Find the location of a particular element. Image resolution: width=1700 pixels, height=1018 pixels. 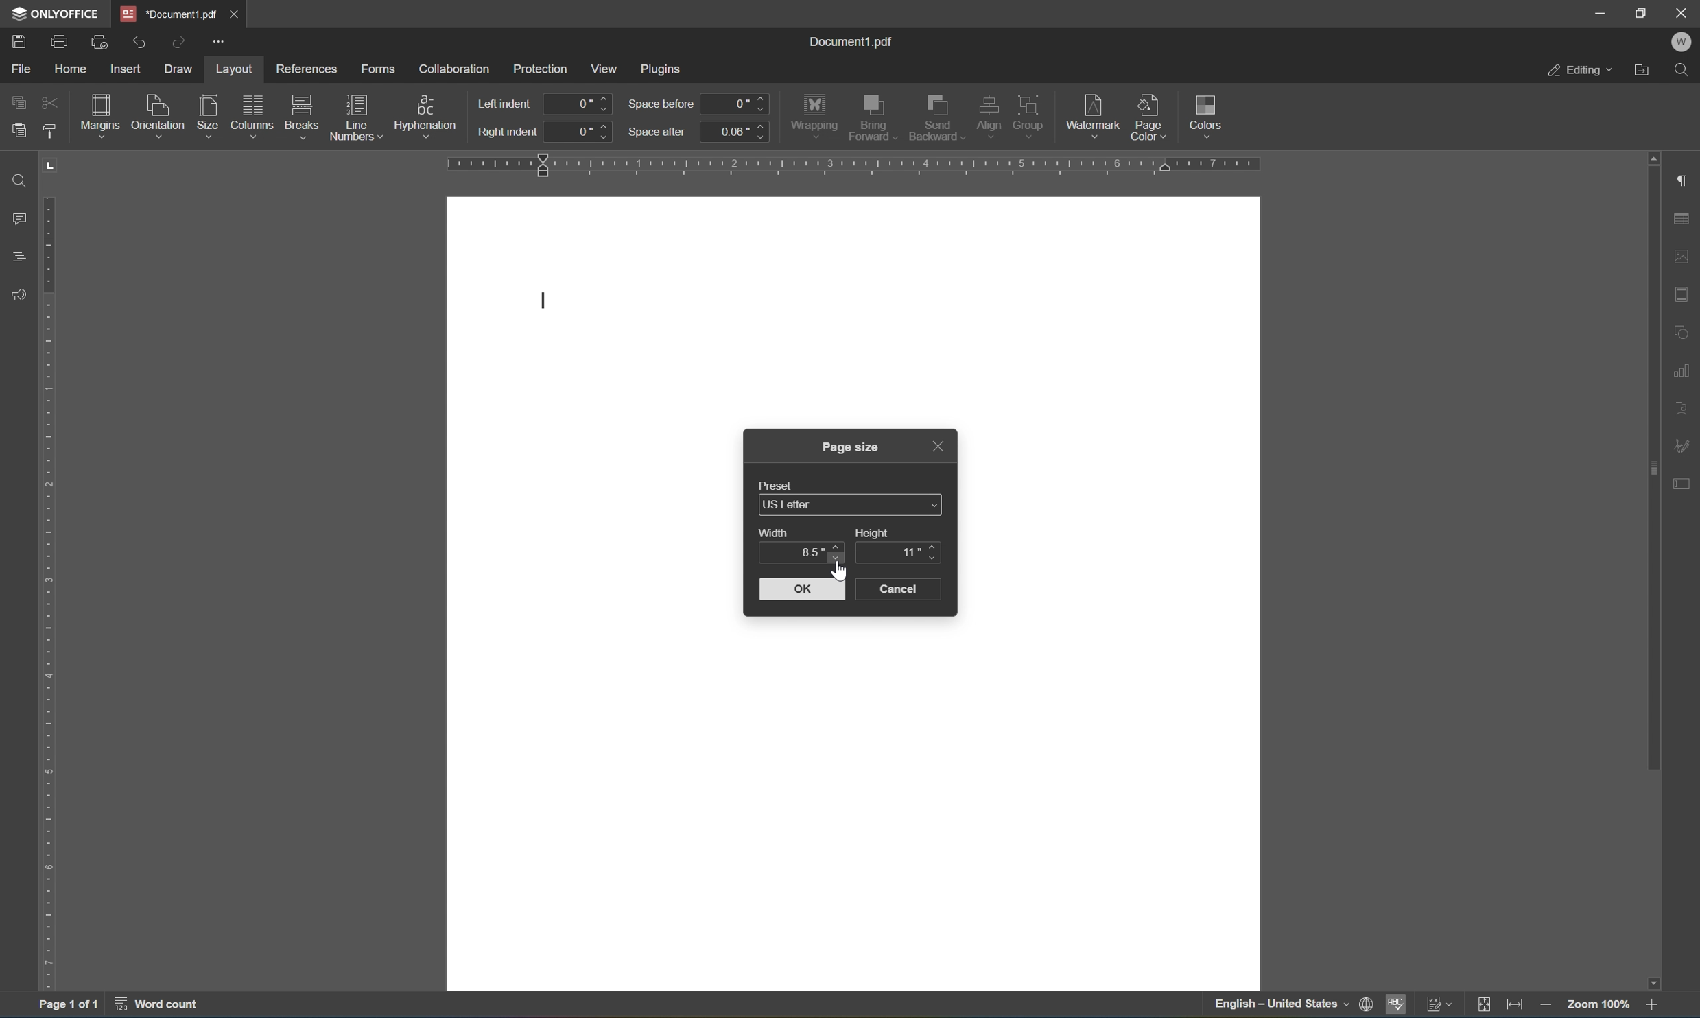

left indent is located at coordinates (507, 102).